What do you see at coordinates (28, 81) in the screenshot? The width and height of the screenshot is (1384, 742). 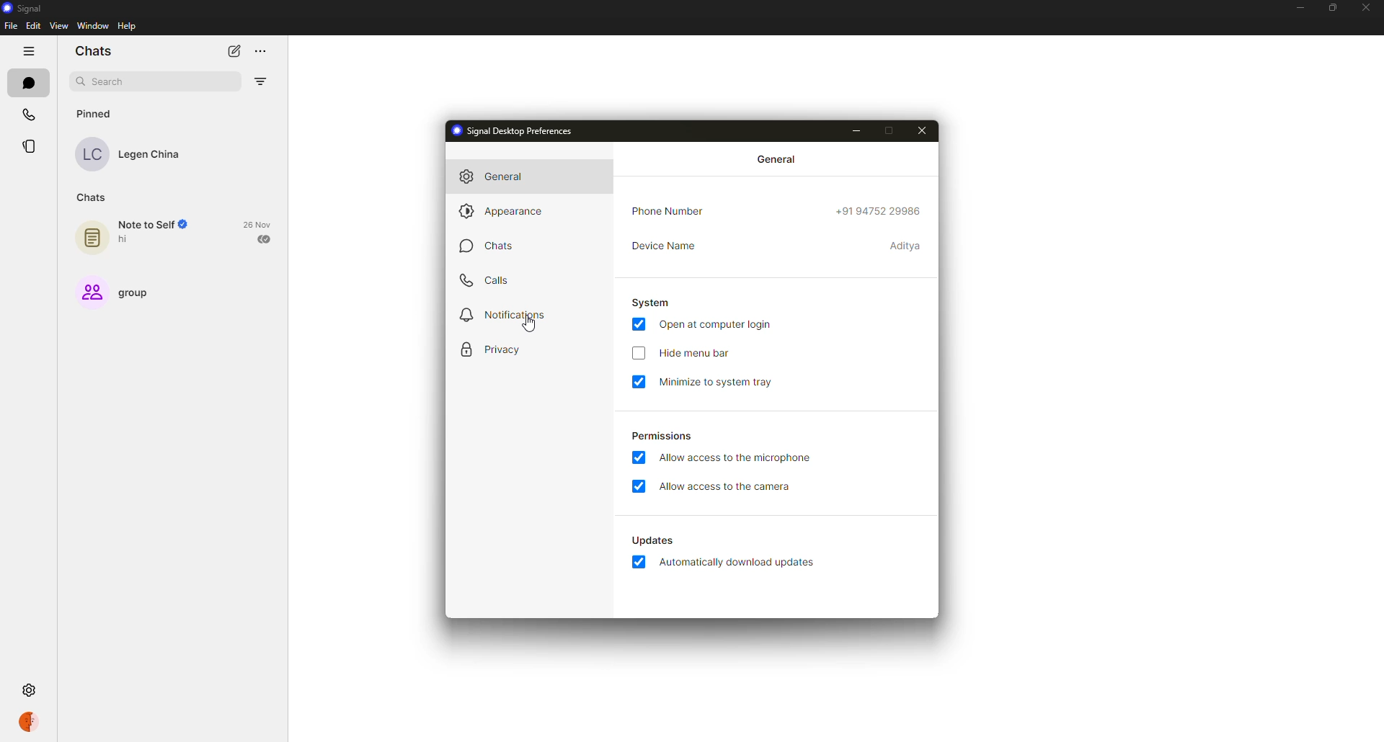 I see `chats` at bounding box center [28, 81].